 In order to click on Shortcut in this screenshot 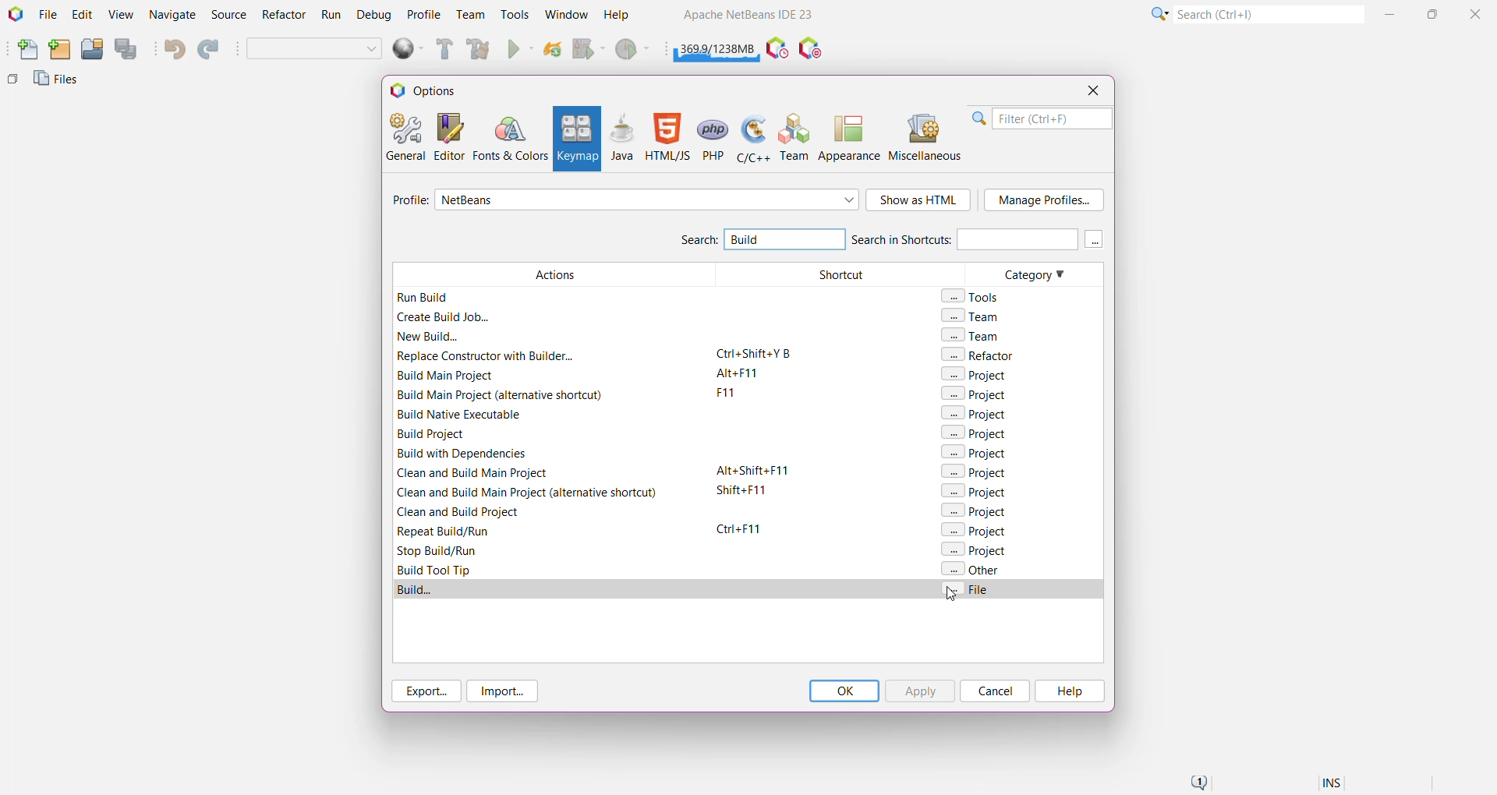, I will do `click(833, 420)`.